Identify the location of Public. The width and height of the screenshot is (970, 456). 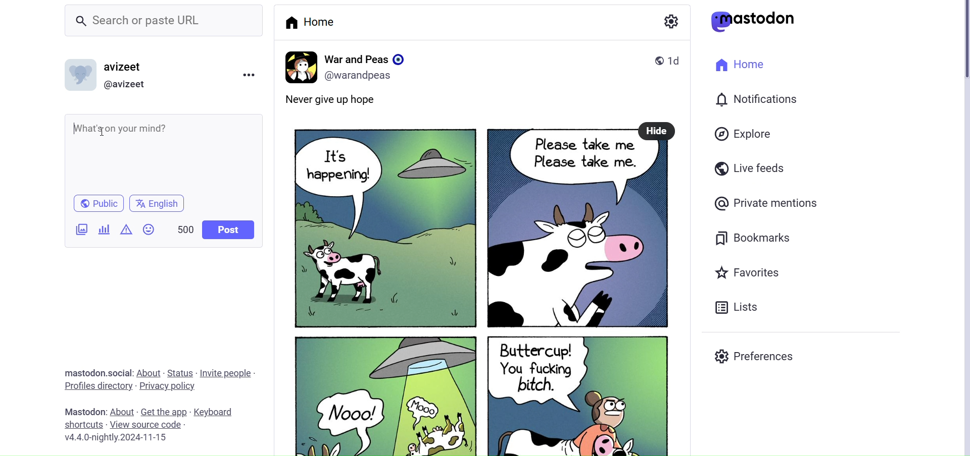
(96, 204).